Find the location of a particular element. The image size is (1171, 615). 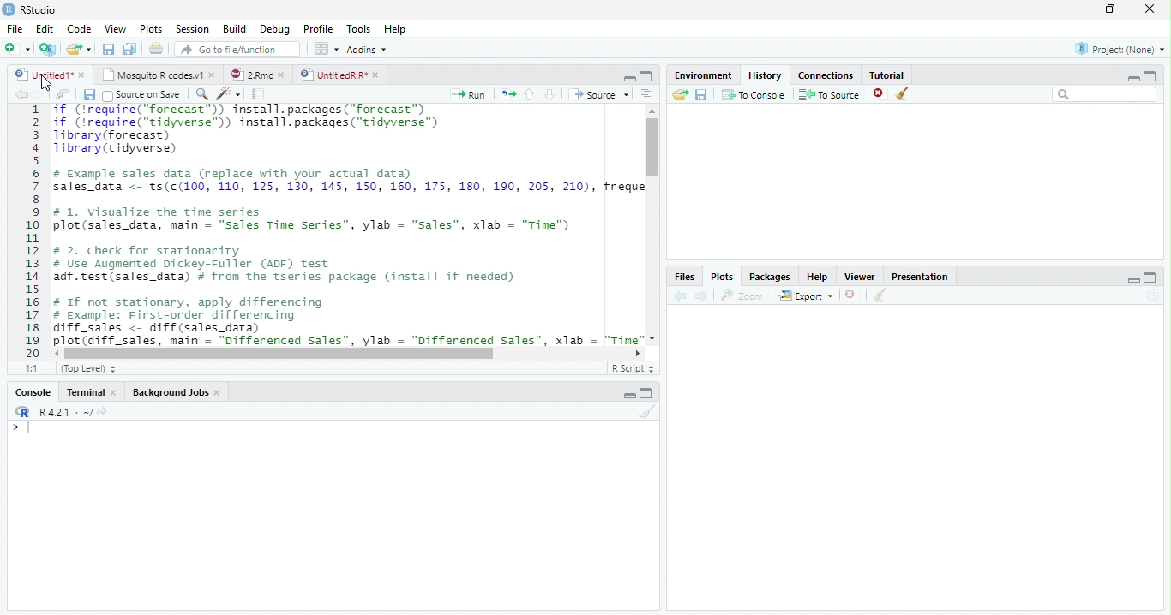

View current directory is located at coordinates (104, 412).